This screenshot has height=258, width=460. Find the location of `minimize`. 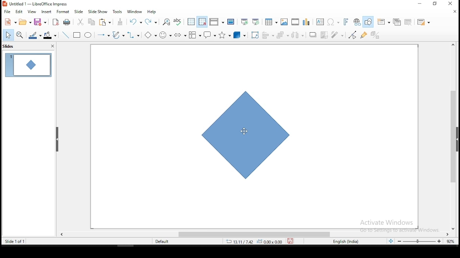

minimize is located at coordinates (420, 4).